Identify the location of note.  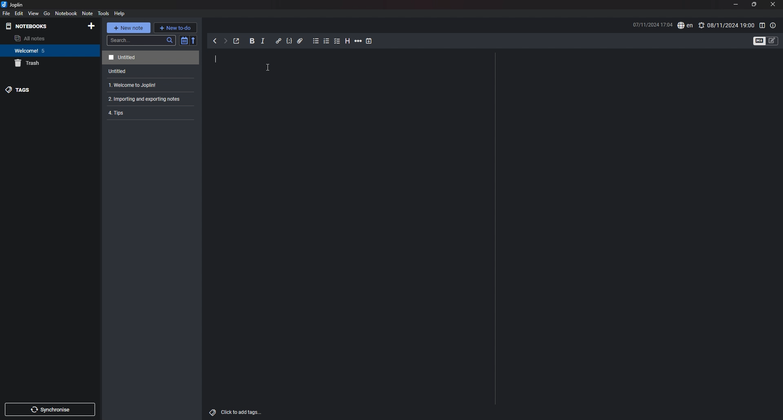
(152, 57).